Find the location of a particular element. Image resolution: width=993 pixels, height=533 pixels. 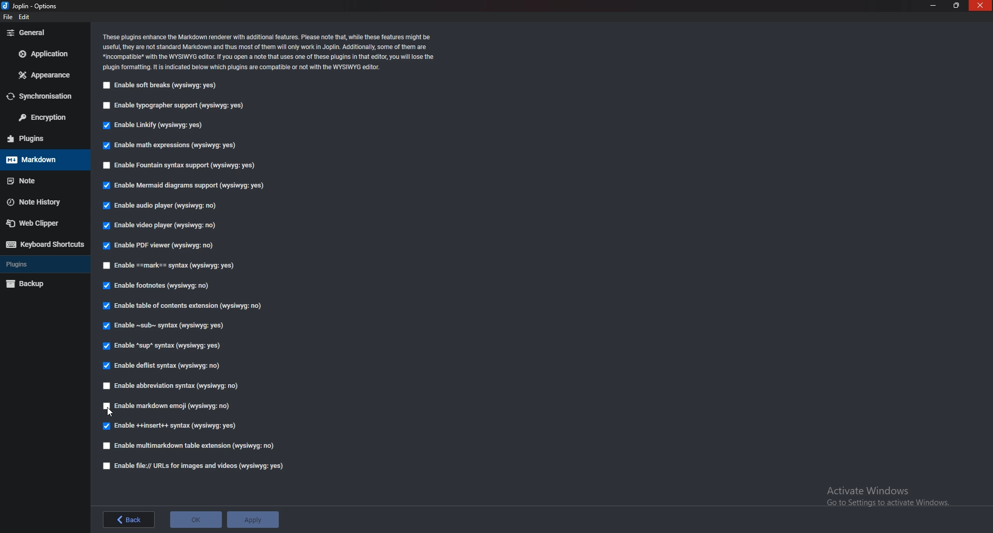

back is located at coordinates (130, 519).